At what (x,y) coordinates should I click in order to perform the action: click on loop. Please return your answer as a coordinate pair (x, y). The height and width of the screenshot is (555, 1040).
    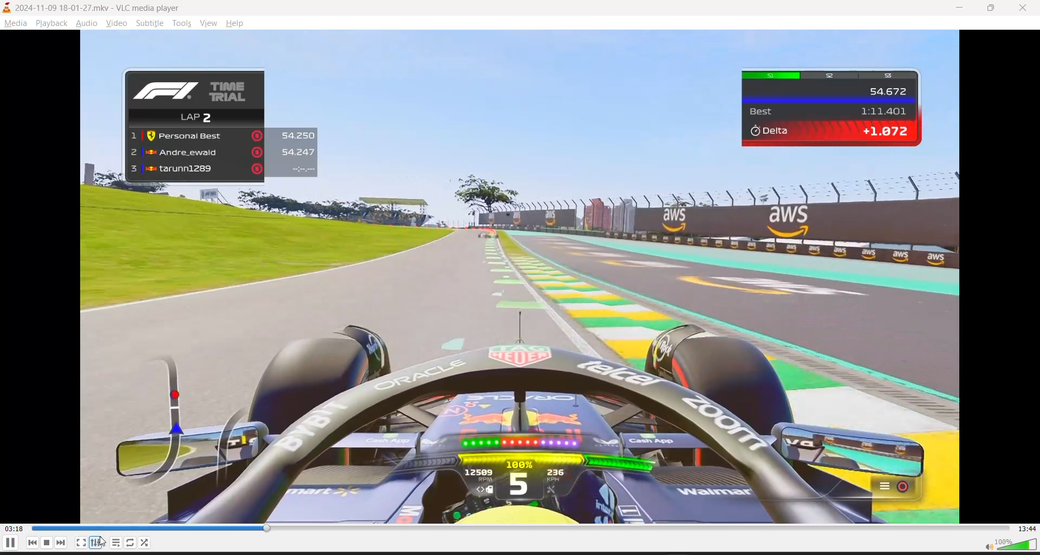
    Looking at the image, I should click on (145, 543).